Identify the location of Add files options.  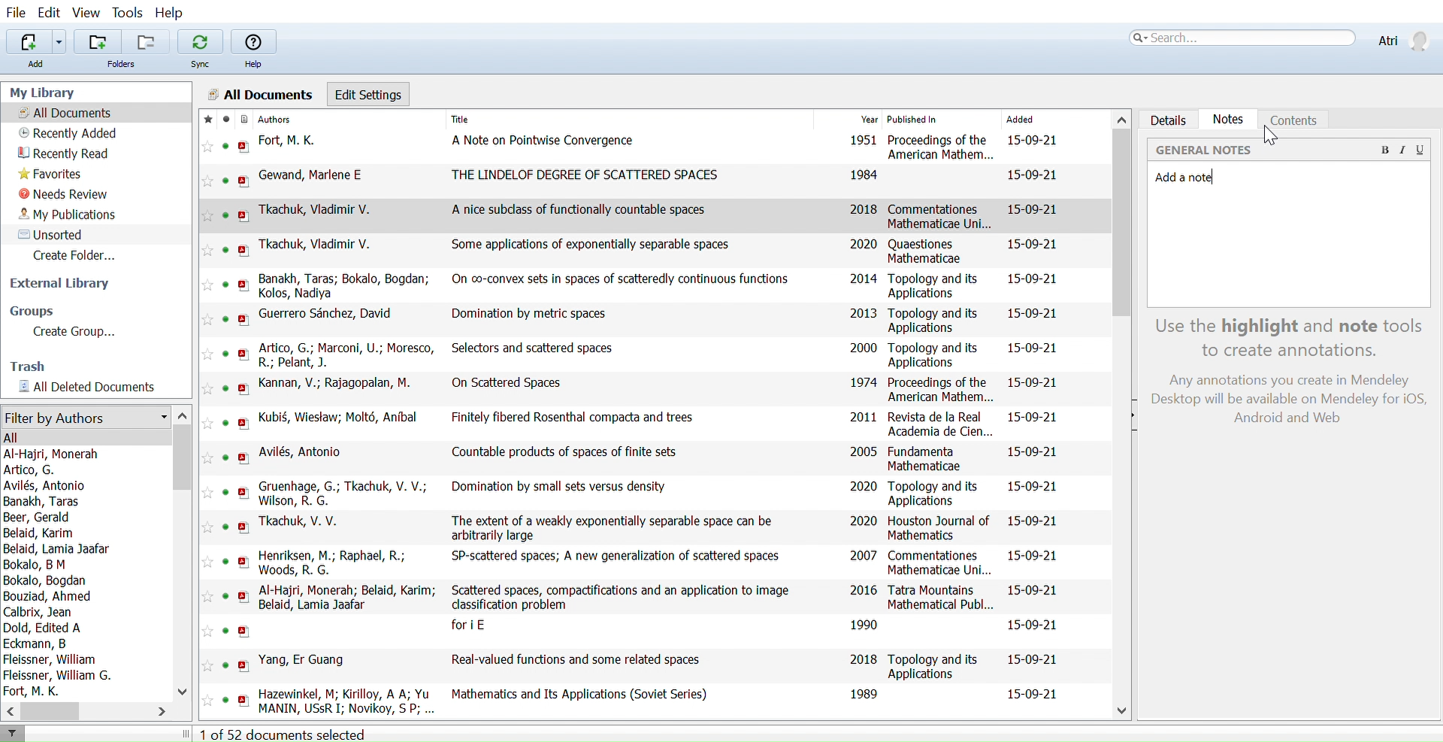
(62, 42).